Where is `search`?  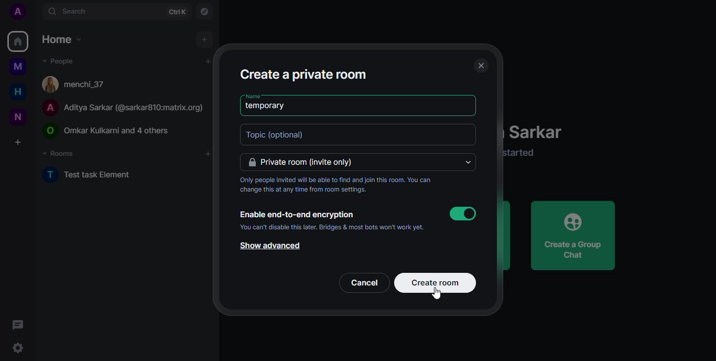 search is located at coordinates (70, 12).